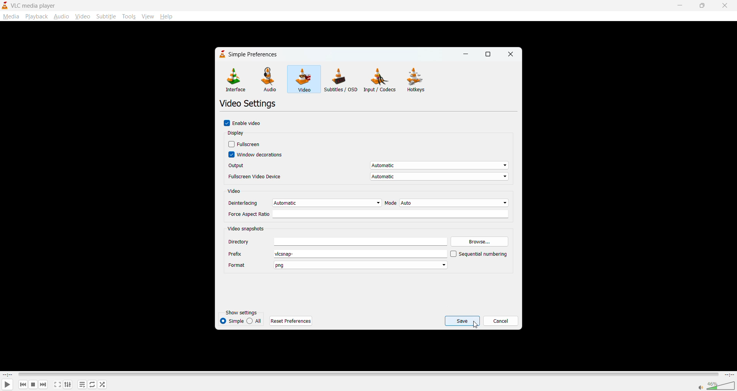 This screenshot has width=737, height=391. What do you see at coordinates (467, 54) in the screenshot?
I see `minimize` at bounding box center [467, 54].